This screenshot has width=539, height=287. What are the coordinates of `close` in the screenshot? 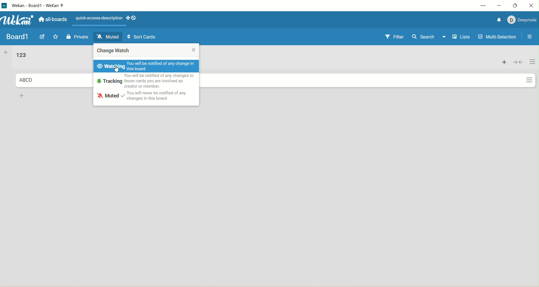 It's located at (194, 50).